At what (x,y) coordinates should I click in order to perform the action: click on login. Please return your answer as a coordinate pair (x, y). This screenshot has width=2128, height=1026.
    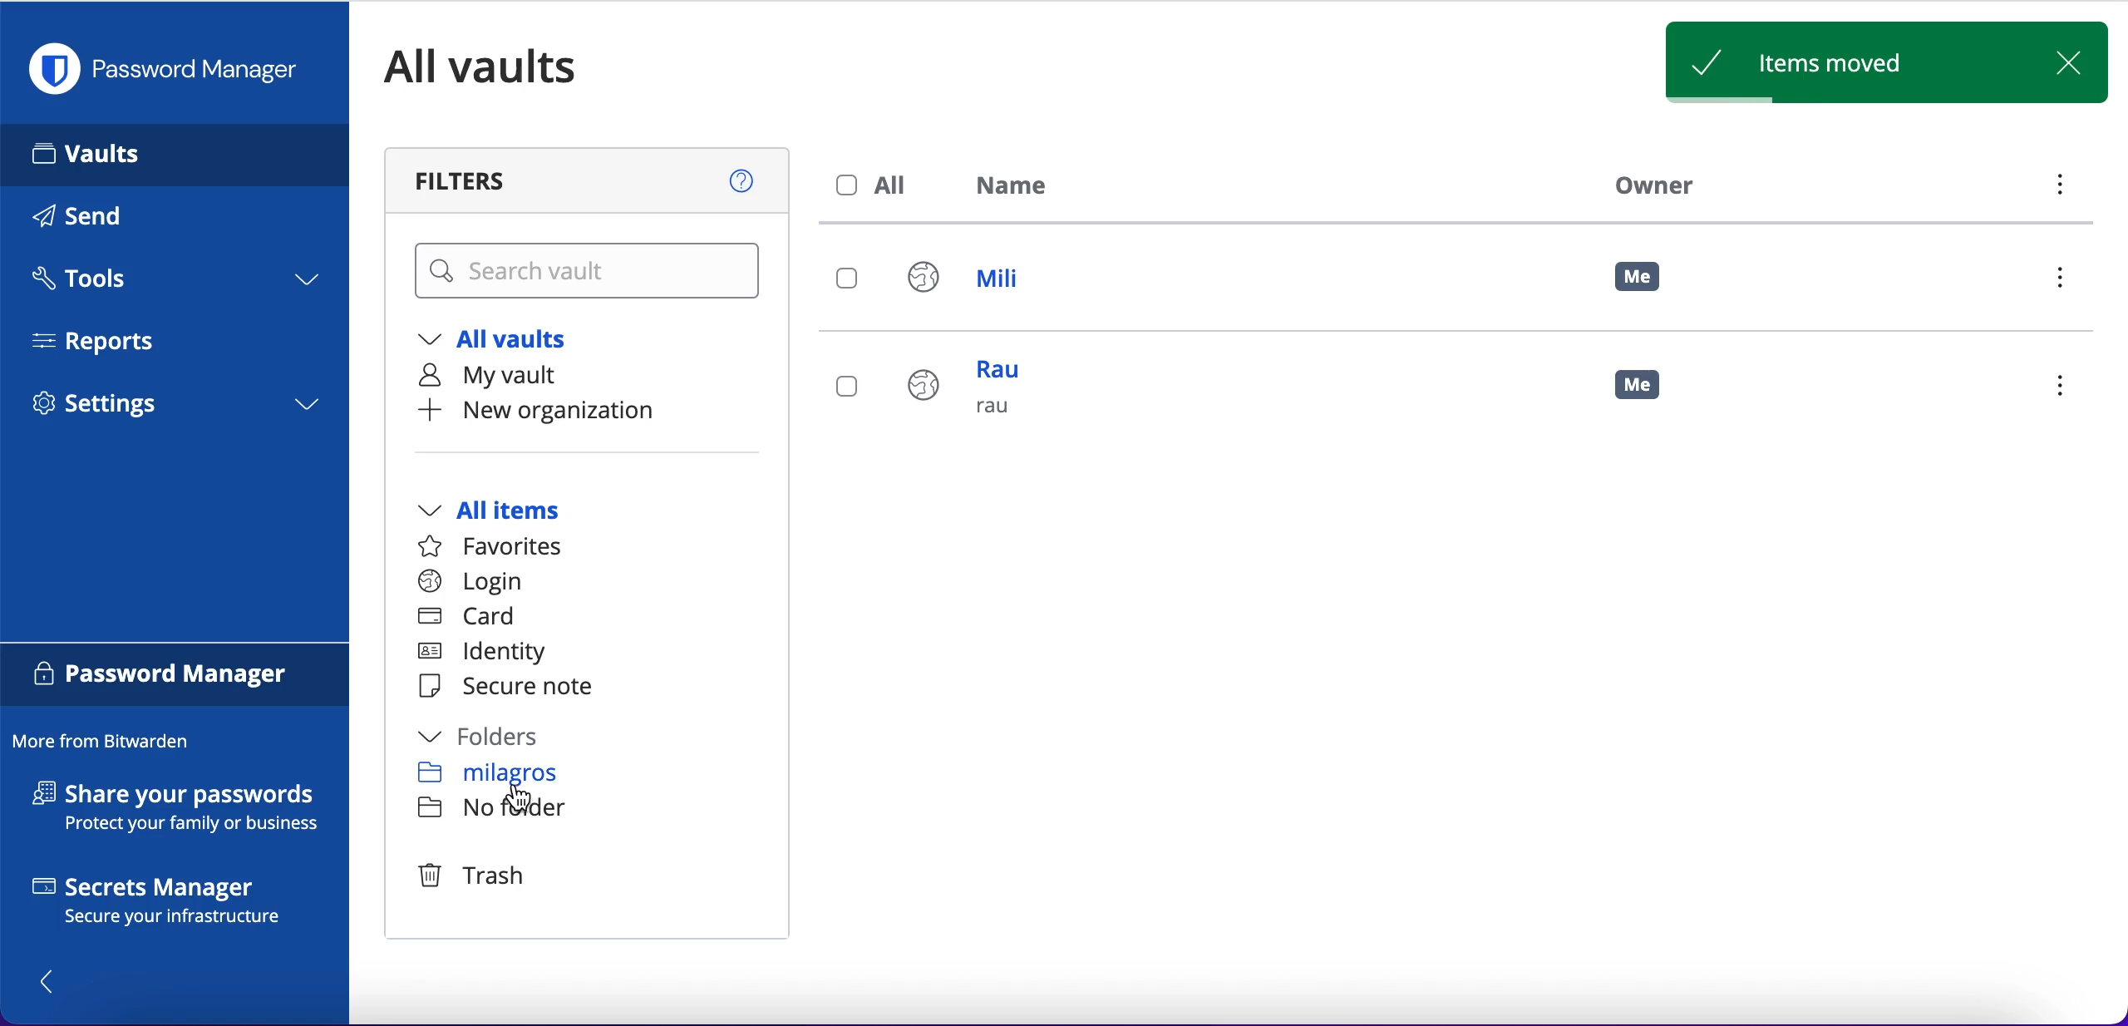
    Looking at the image, I should click on (470, 582).